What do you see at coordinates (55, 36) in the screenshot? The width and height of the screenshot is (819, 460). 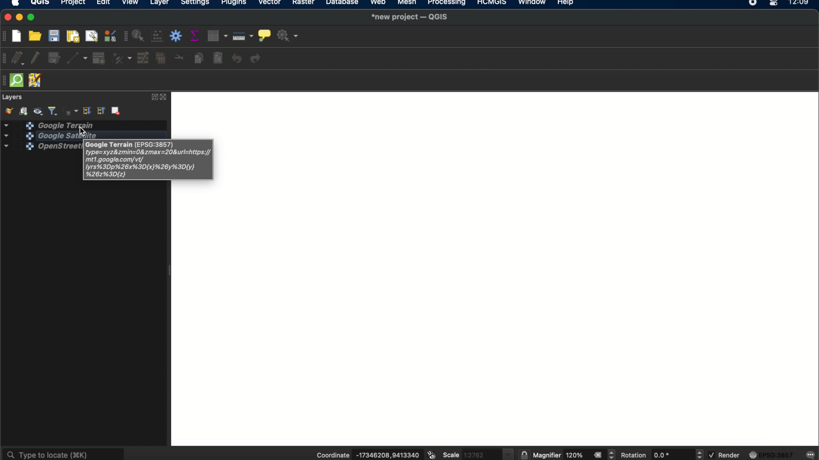 I see `save project t` at bounding box center [55, 36].